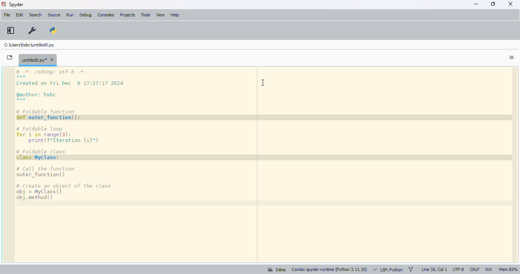  What do you see at coordinates (489, 270) in the screenshot?
I see `RW` at bounding box center [489, 270].